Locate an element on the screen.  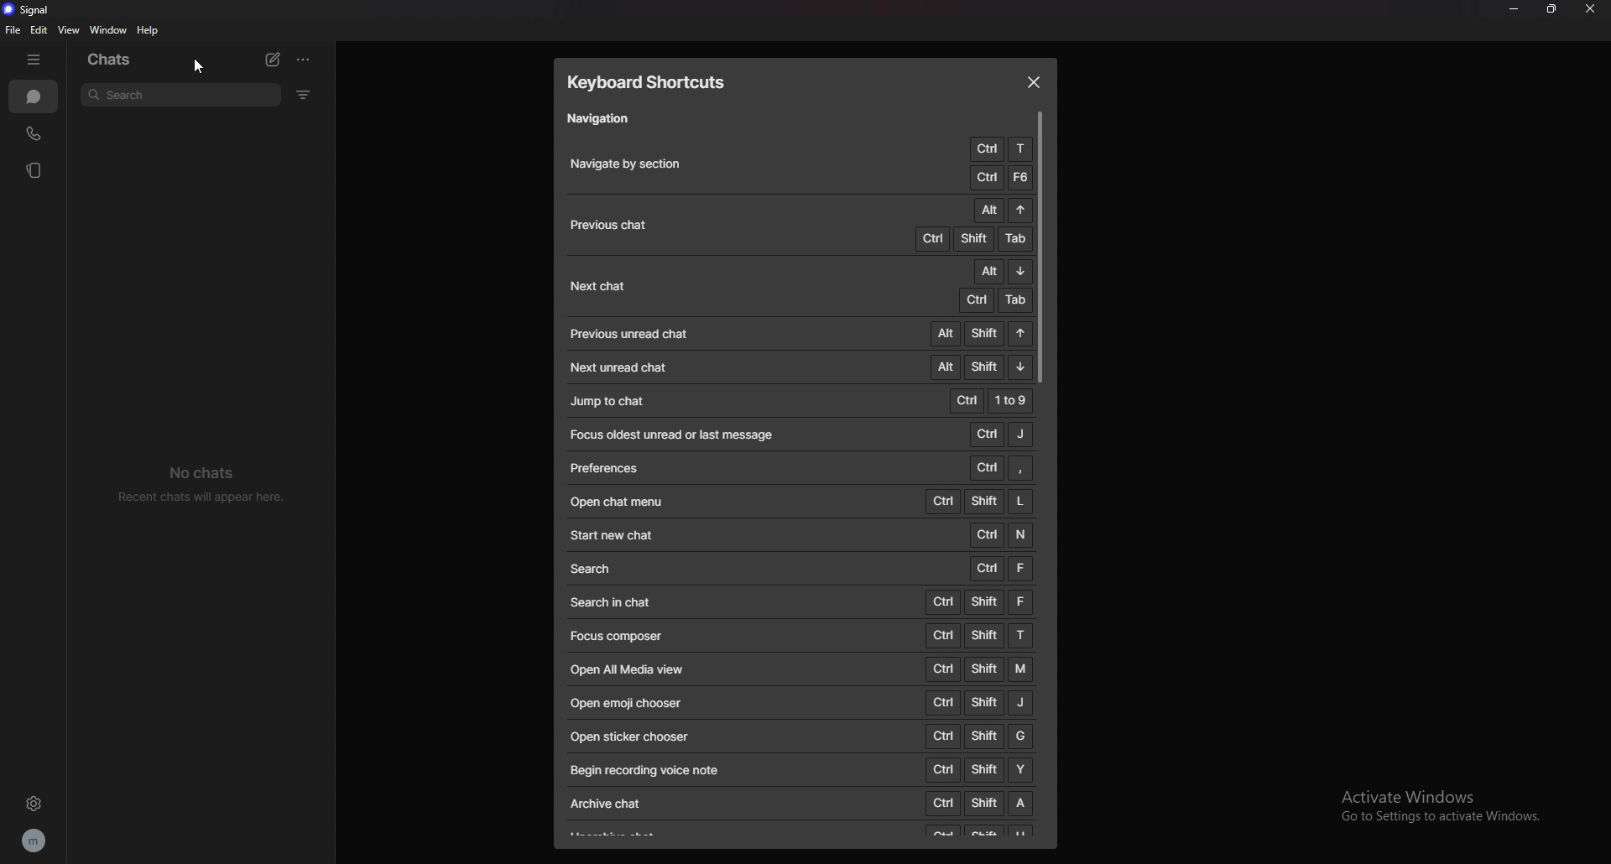
previous unread chat is located at coordinates (629, 335).